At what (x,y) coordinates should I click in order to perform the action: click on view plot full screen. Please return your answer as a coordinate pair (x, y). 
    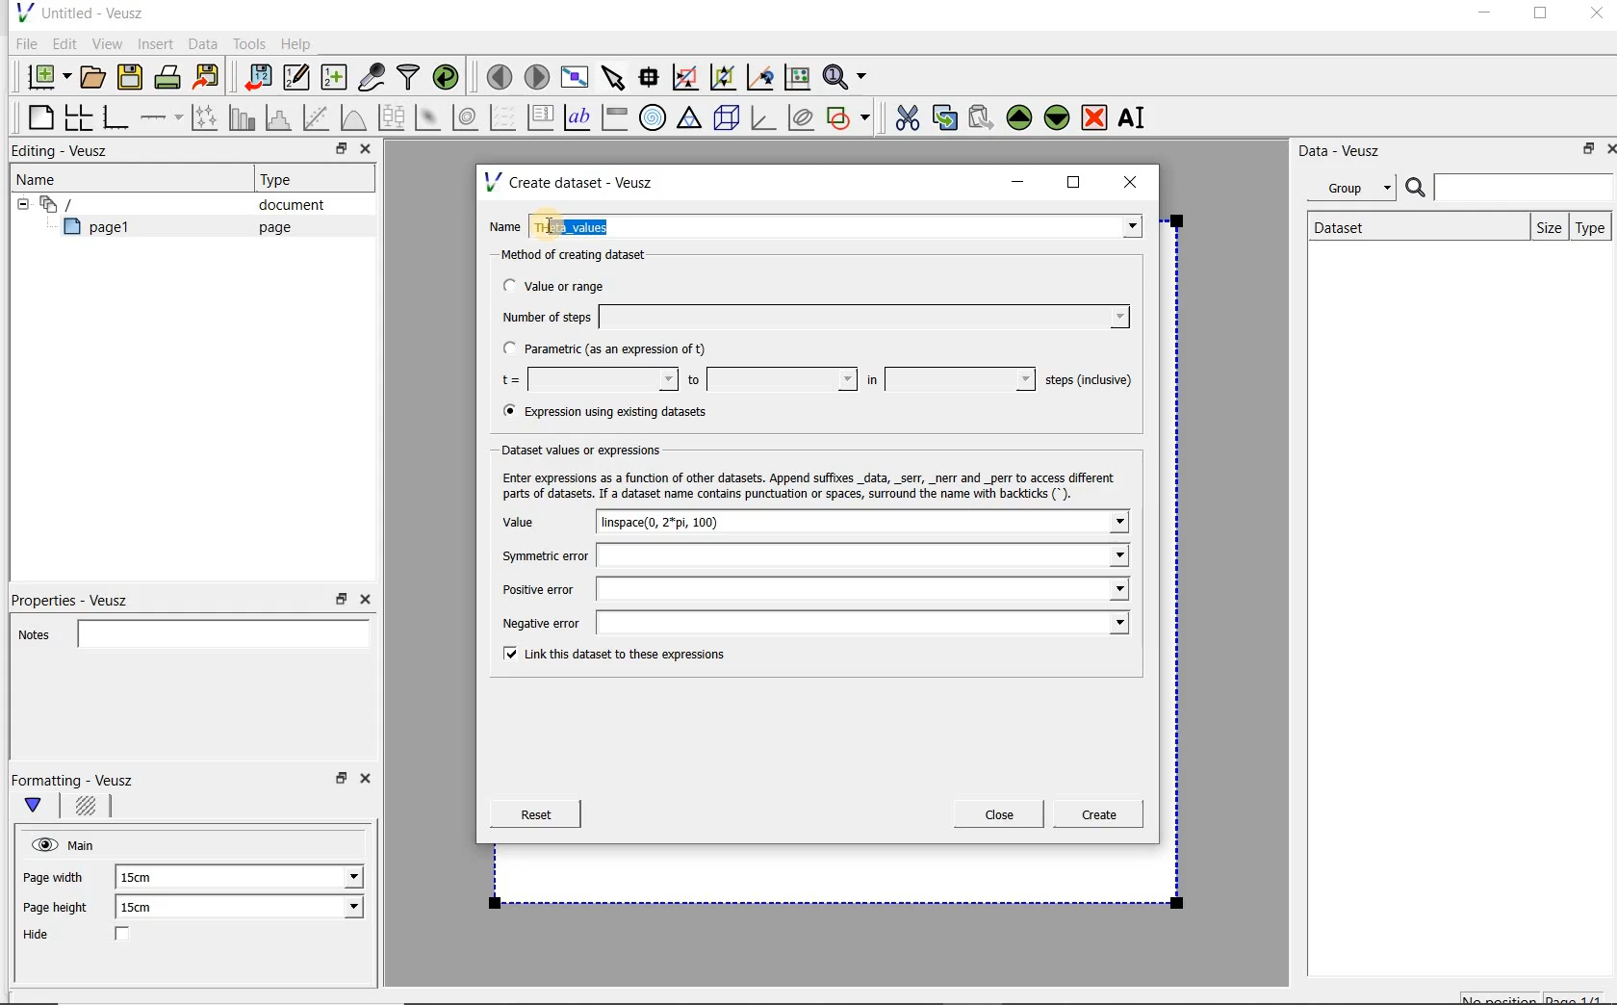
    Looking at the image, I should click on (573, 75).